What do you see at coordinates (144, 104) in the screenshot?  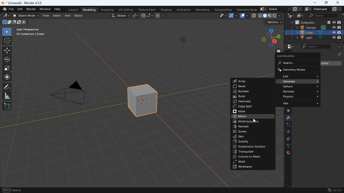 I see `cube` at bounding box center [144, 104].